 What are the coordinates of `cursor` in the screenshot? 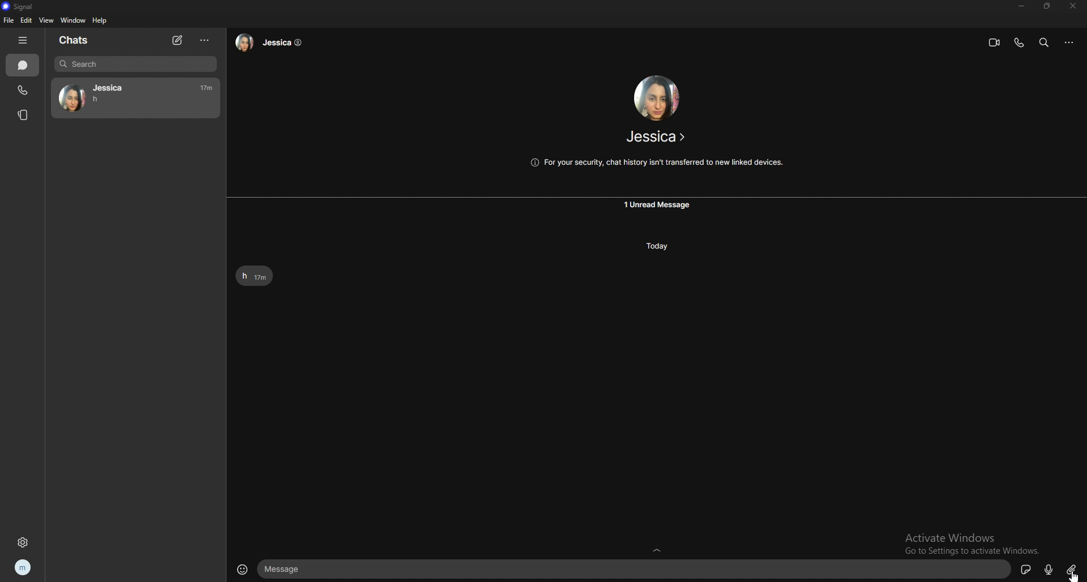 It's located at (1076, 576).